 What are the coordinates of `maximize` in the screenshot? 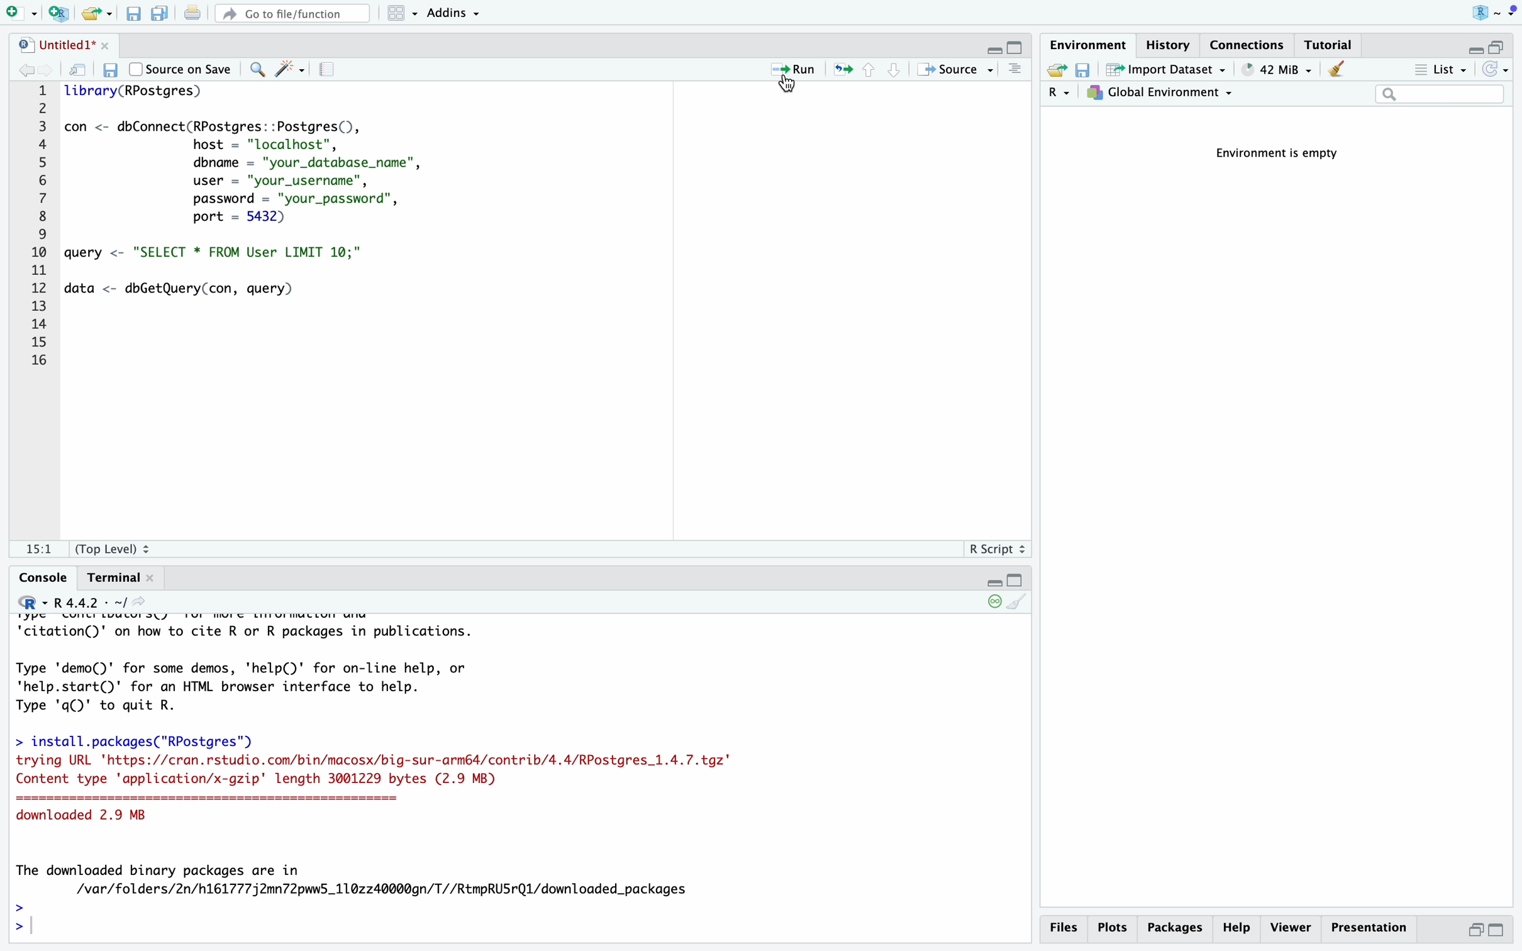 It's located at (1016, 44).